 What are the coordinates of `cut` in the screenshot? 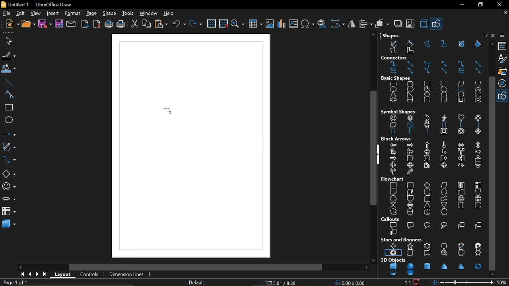 It's located at (135, 24).